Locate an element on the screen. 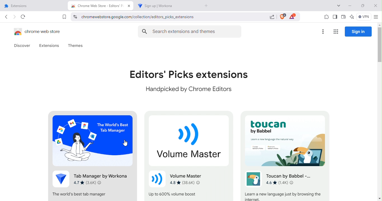 Image resolution: width=382 pixels, height=201 pixels. Brave AI bot is located at coordinates (352, 17).